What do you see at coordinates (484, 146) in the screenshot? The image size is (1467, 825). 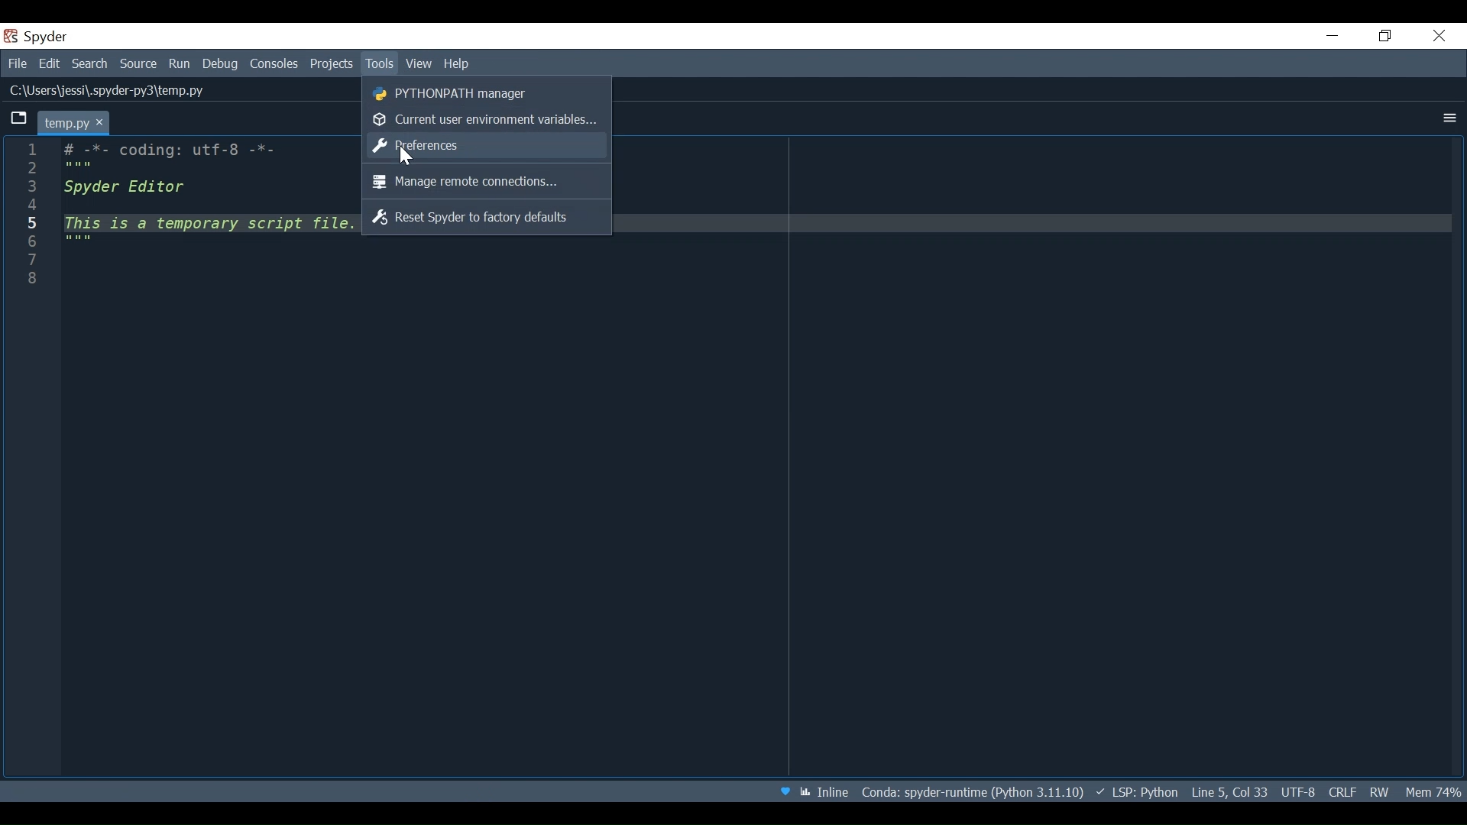 I see `Preference` at bounding box center [484, 146].